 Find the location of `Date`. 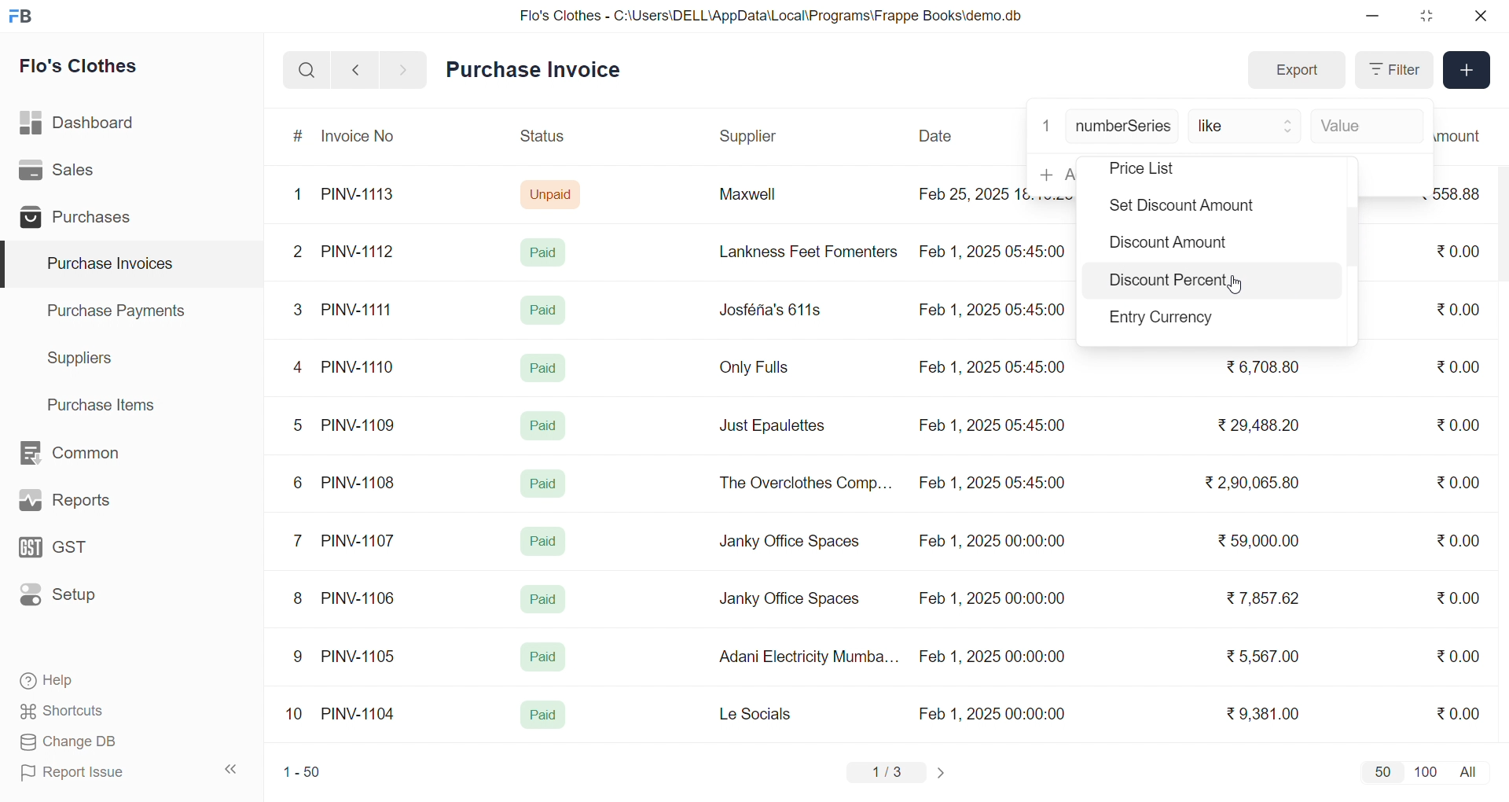

Date is located at coordinates (938, 136).